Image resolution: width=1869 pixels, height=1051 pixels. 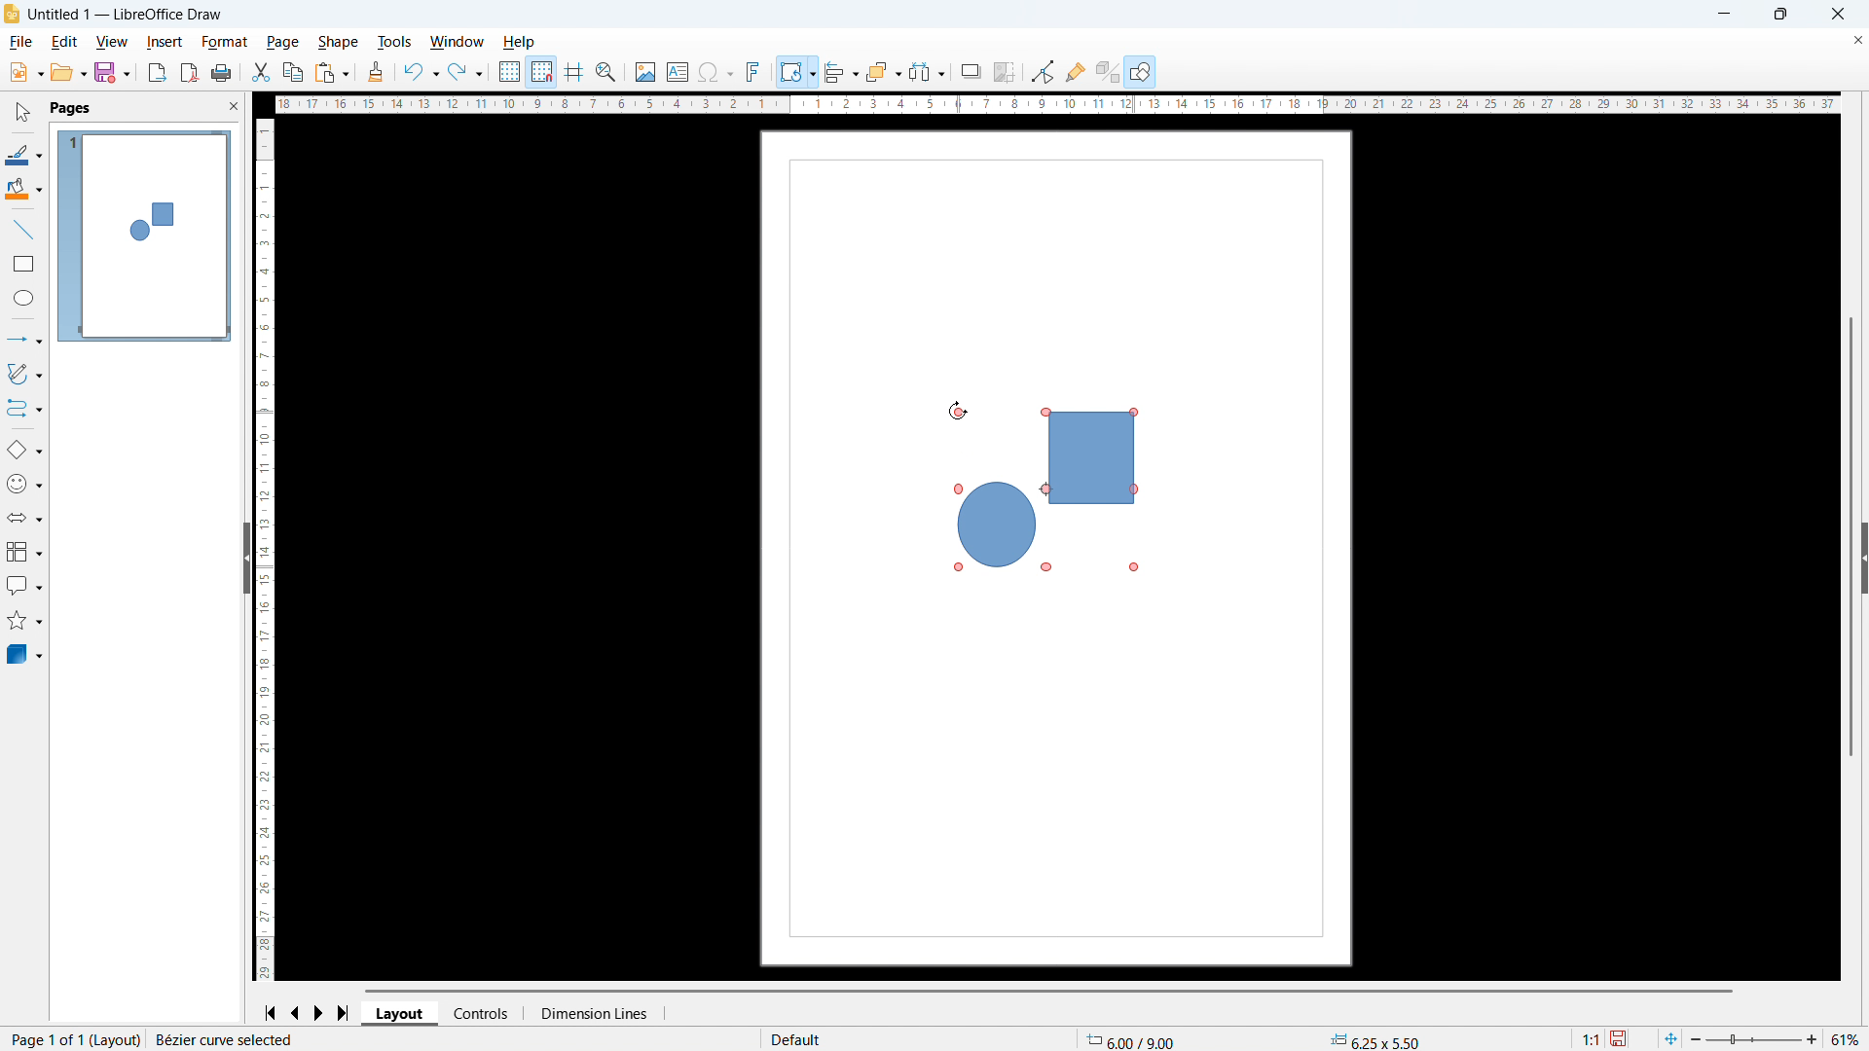 What do you see at coordinates (74, 1039) in the screenshot?
I see `Page number ` at bounding box center [74, 1039].